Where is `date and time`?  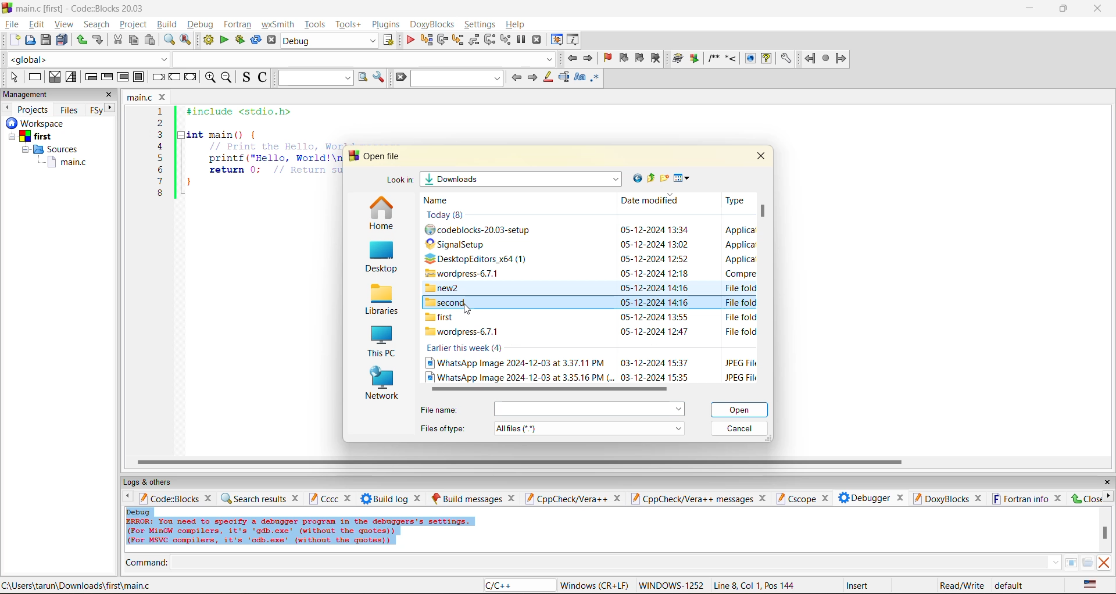
date and time is located at coordinates (654, 289).